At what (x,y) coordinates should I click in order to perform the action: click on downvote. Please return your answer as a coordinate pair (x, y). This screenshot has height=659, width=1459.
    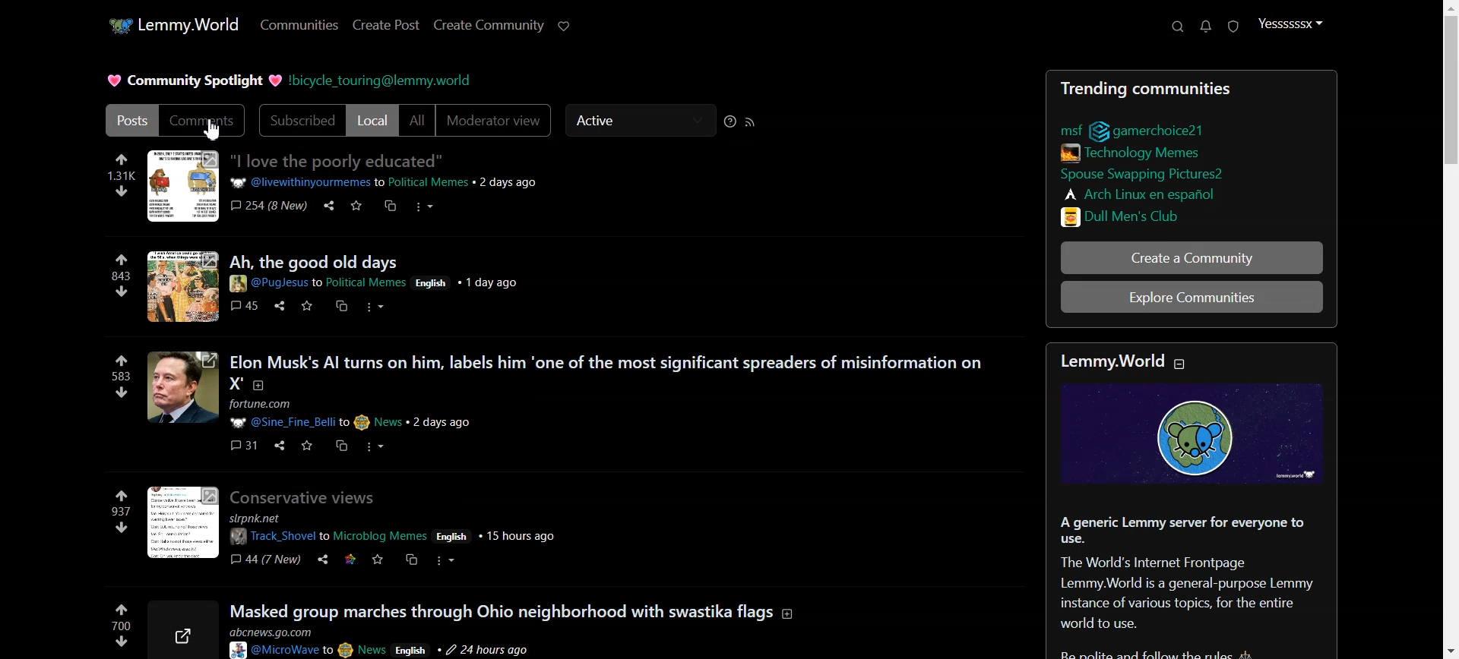
    Looking at the image, I should click on (120, 190).